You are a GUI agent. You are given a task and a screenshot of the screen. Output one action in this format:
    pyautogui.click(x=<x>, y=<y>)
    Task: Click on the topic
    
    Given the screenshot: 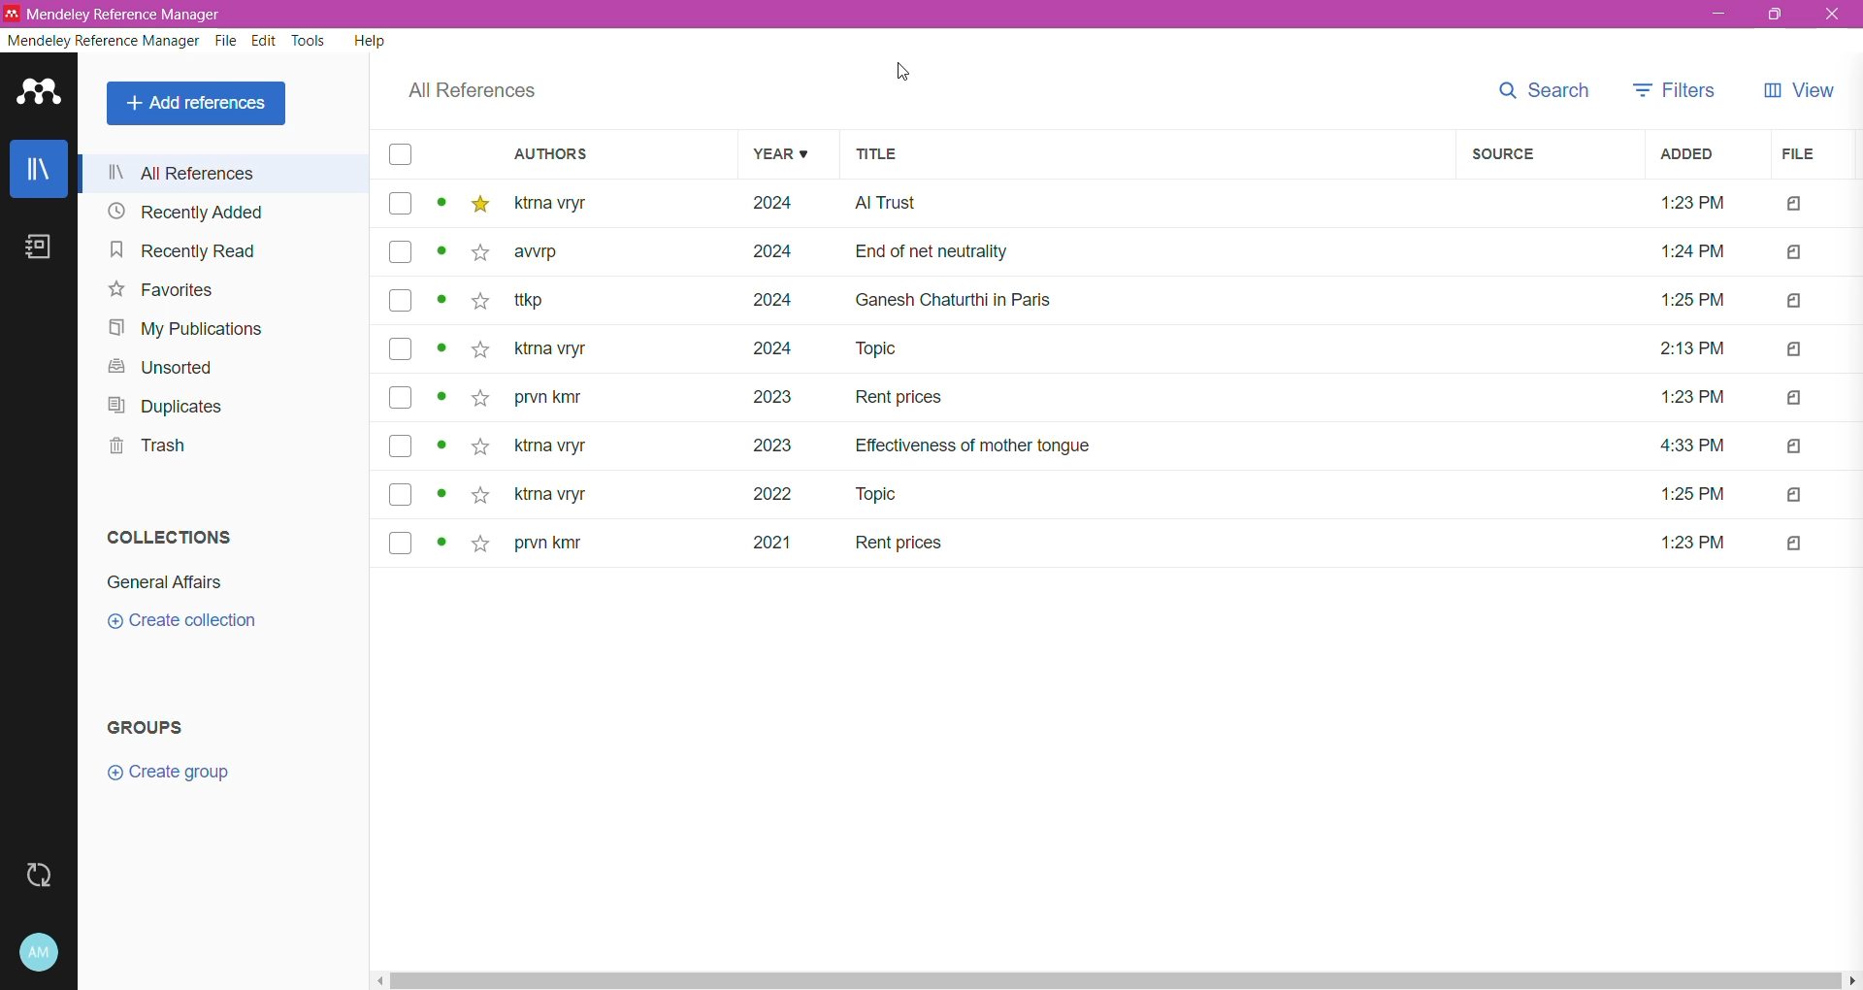 What is the action you would take?
    pyautogui.click(x=881, y=348)
    